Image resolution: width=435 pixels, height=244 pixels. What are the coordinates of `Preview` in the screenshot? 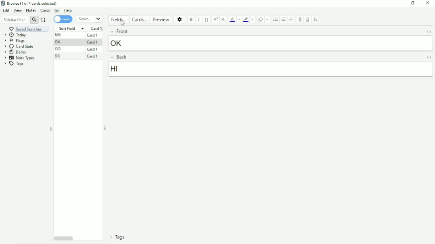 It's located at (162, 19).